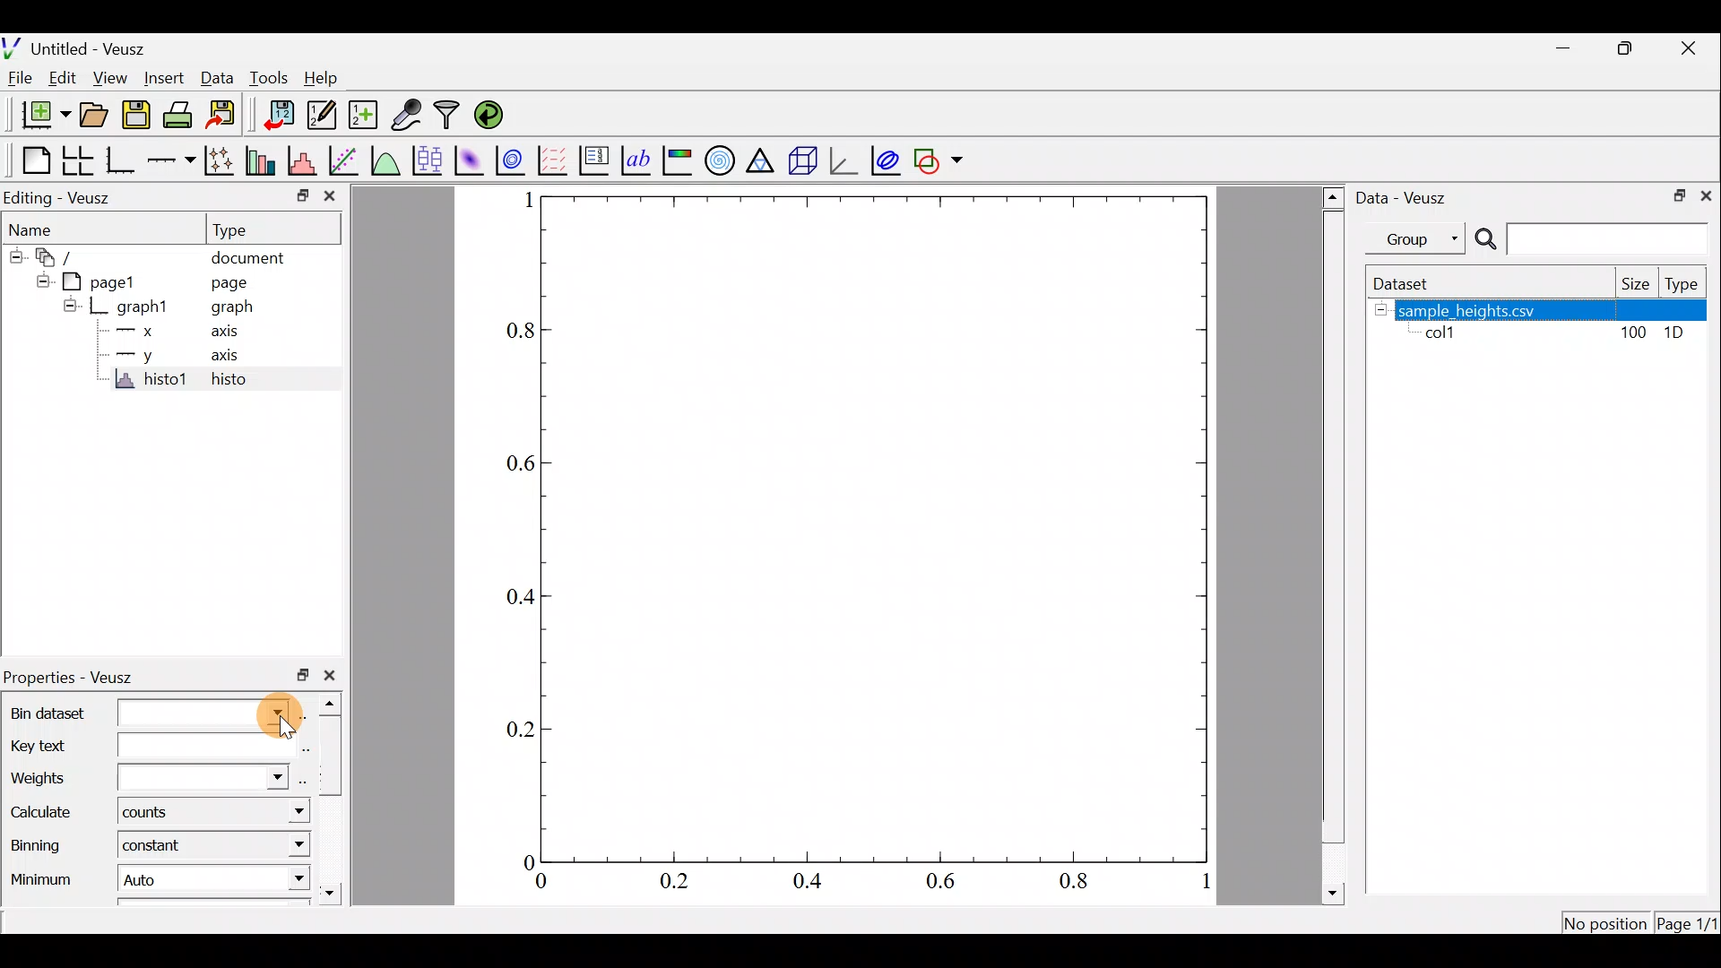 This screenshot has width=1721, height=968. Describe the element at coordinates (451, 114) in the screenshot. I see `Filter data` at that location.